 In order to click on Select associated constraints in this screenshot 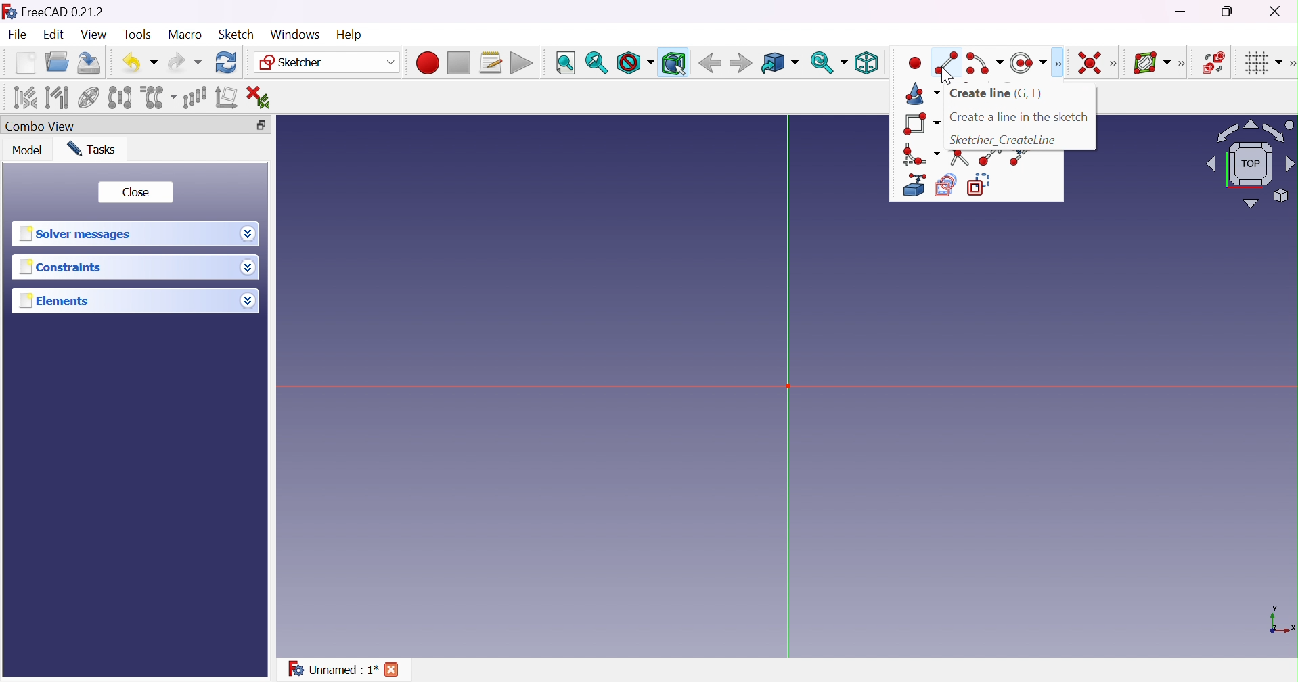, I will do `click(24, 97)`.